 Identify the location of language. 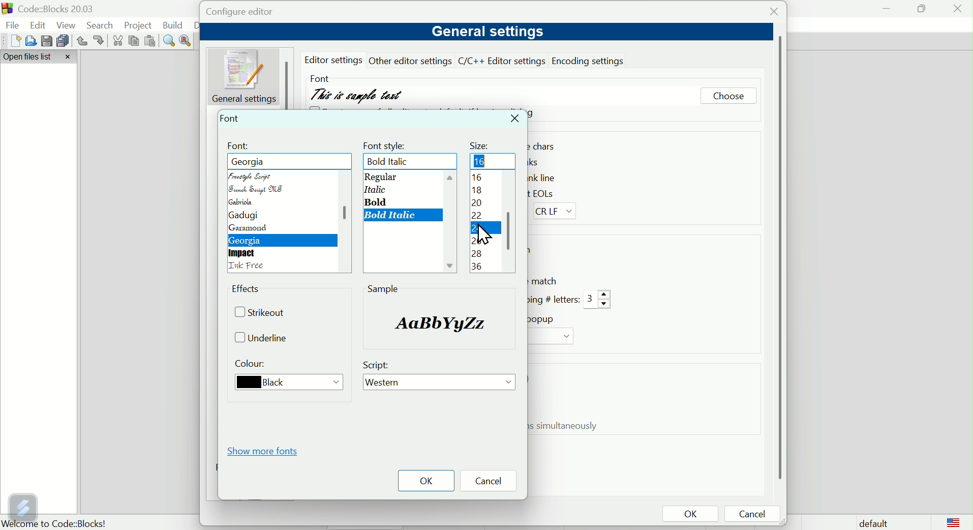
(249, 267).